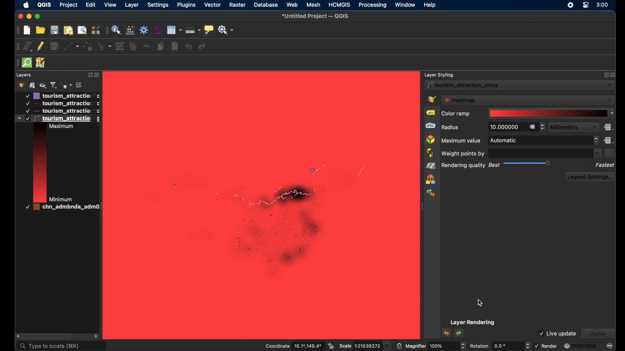 Image resolution: width=625 pixels, height=351 pixels. I want to click on drag. handle, so click(105, 31).